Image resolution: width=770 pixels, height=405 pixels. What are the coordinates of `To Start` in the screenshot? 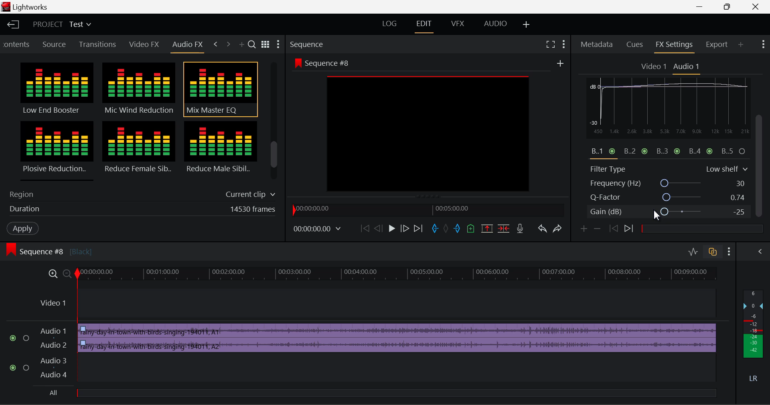 It's located at (364, 229).